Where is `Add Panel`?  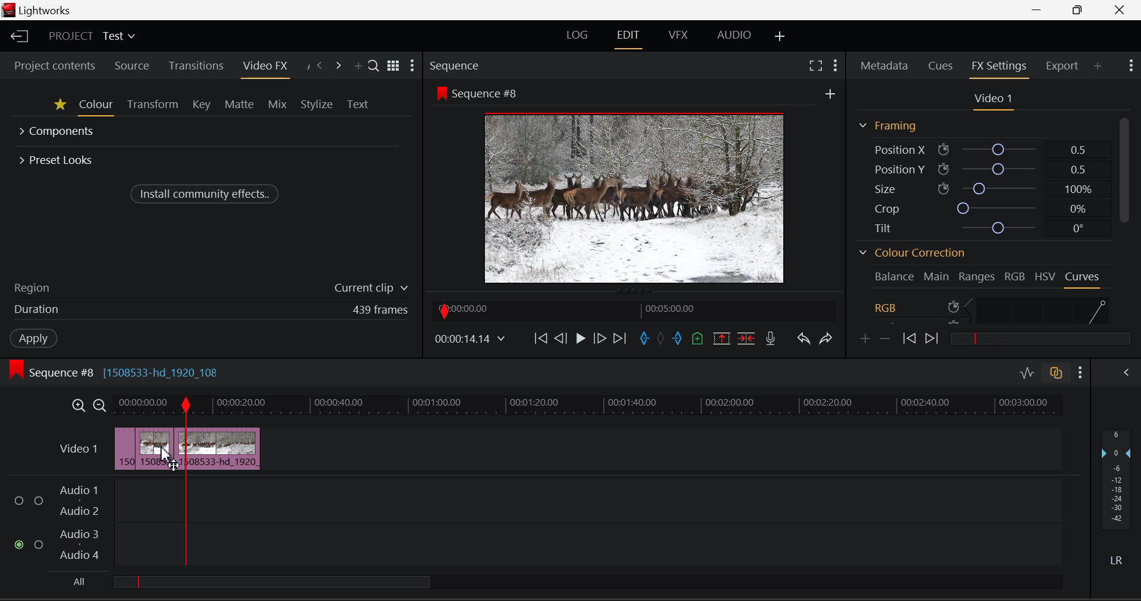 Add Panel is located at coordinates (357, 64).